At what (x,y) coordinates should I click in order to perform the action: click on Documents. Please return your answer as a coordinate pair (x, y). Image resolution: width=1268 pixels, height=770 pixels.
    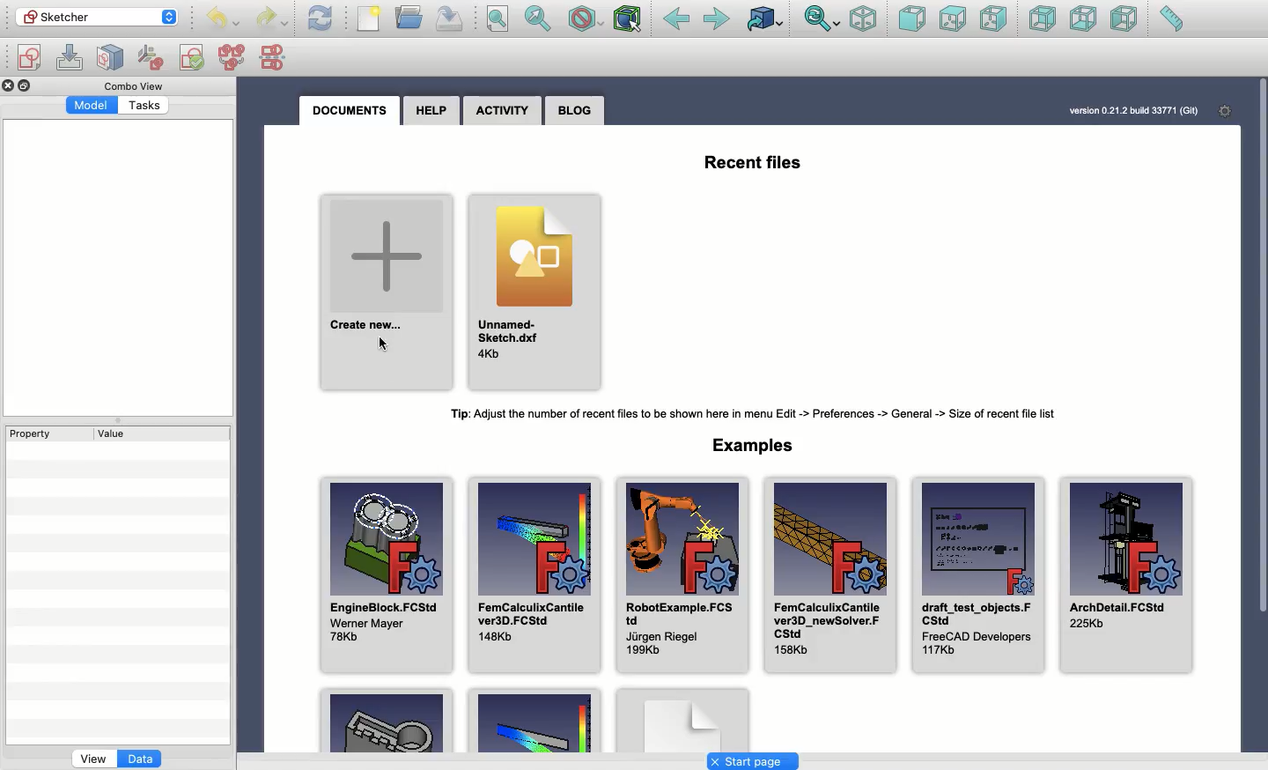
    Looking at the image, I should click on (350, 113).